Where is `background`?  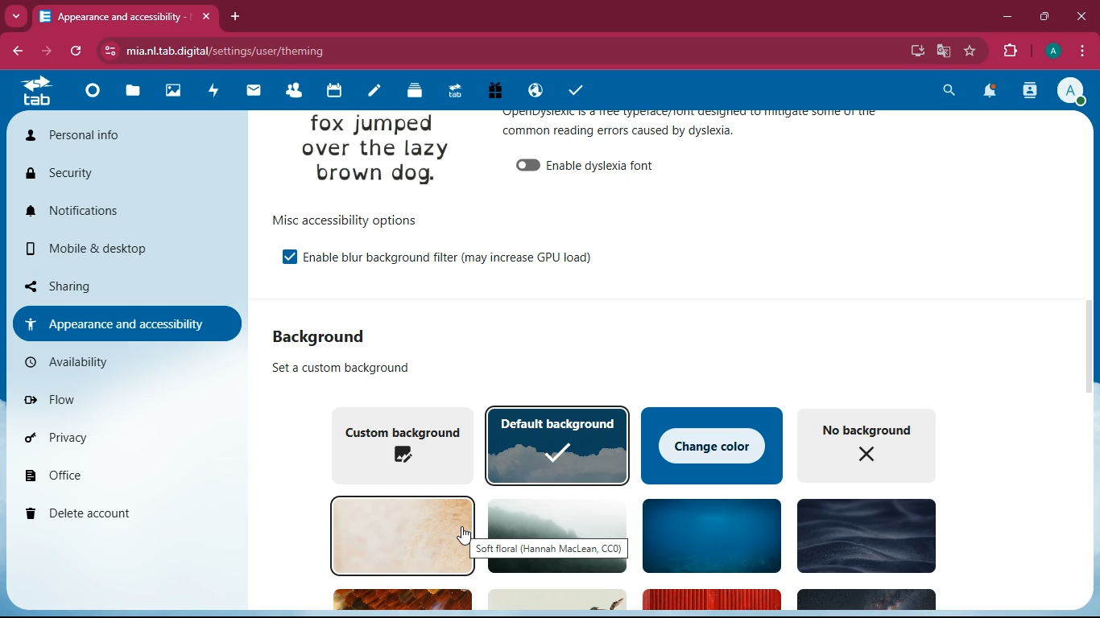 background is located at coordinates (708, 535).